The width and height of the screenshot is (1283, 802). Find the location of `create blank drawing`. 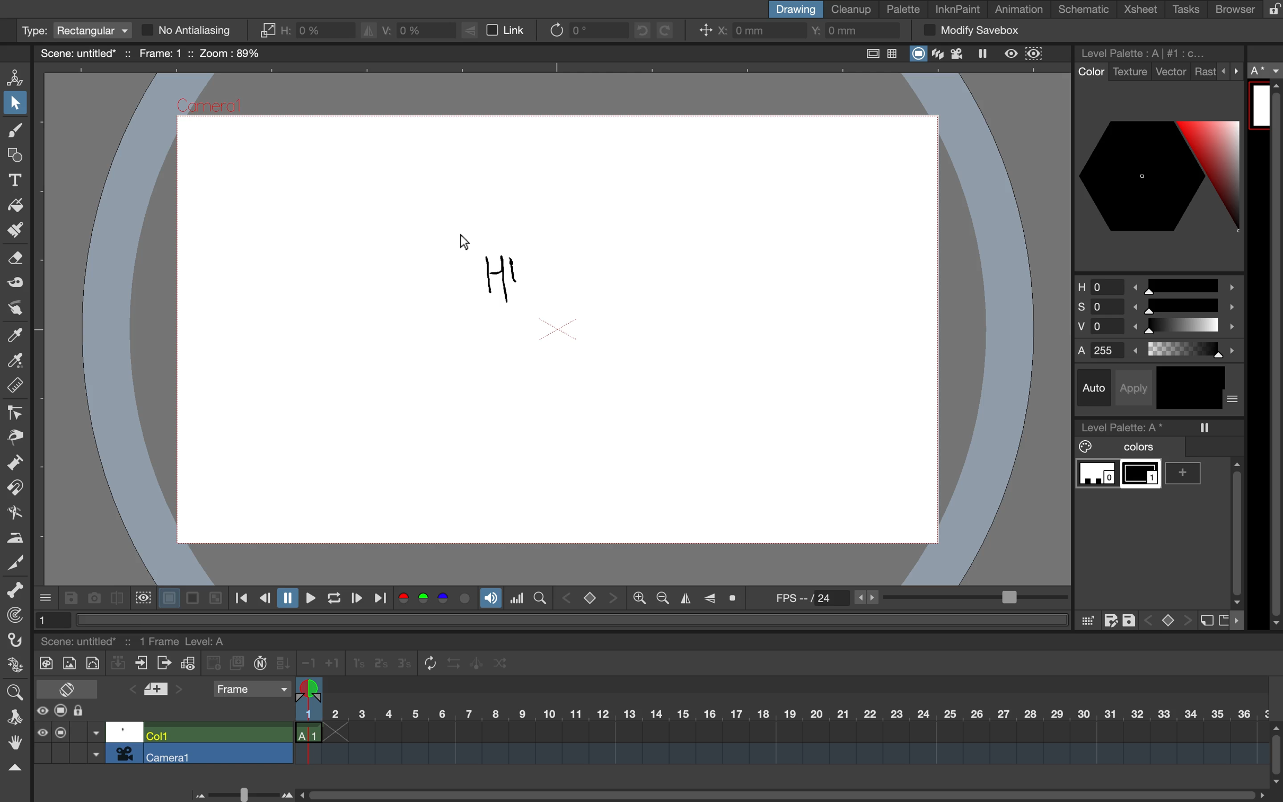

create blank drawing is located at coordinates (215, 663).